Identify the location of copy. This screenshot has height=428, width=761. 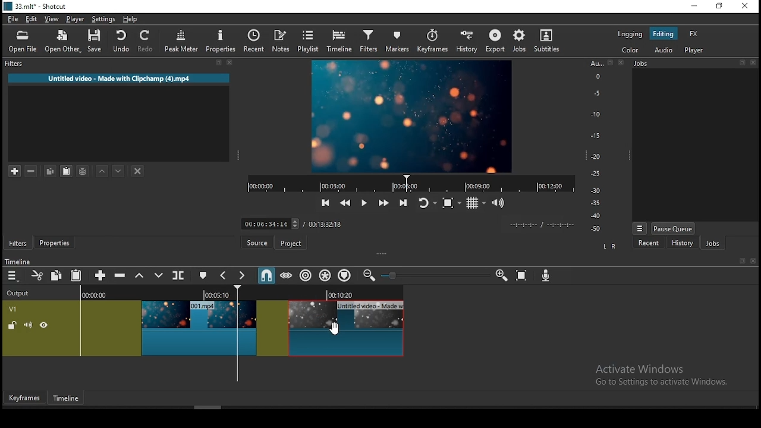
(58, 275).